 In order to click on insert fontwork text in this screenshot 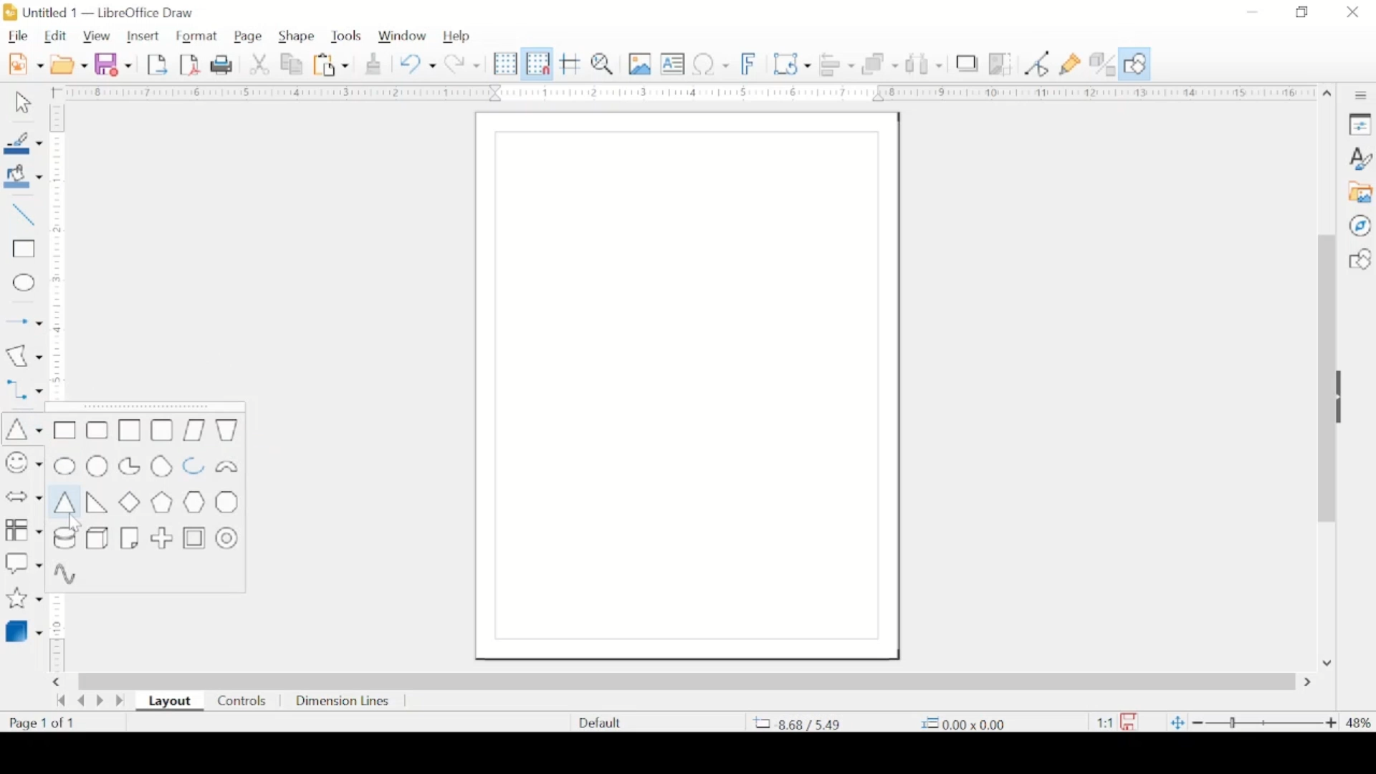, I will do `click(750, 63)`.